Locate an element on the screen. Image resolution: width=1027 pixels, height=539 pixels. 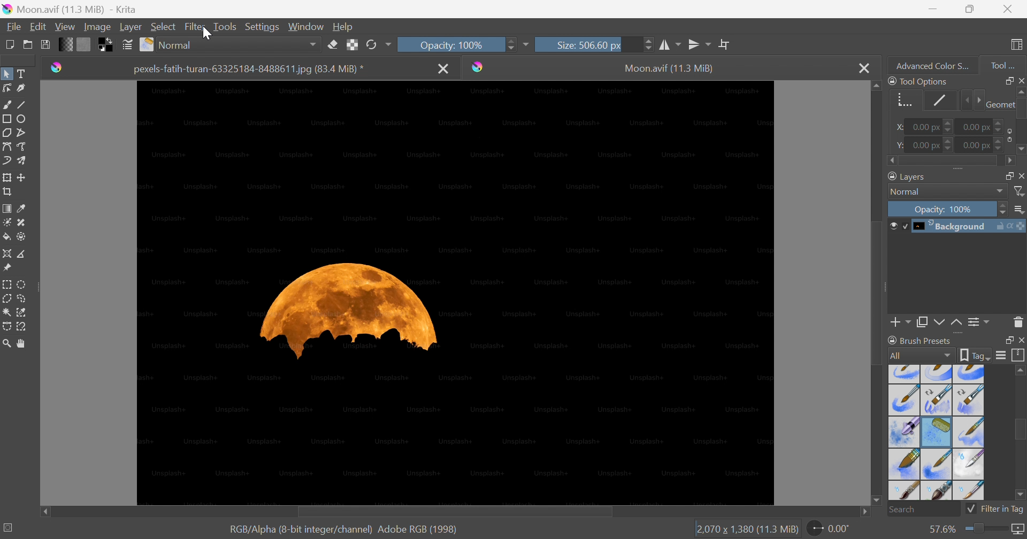
 is located at coordinates (936, 9).